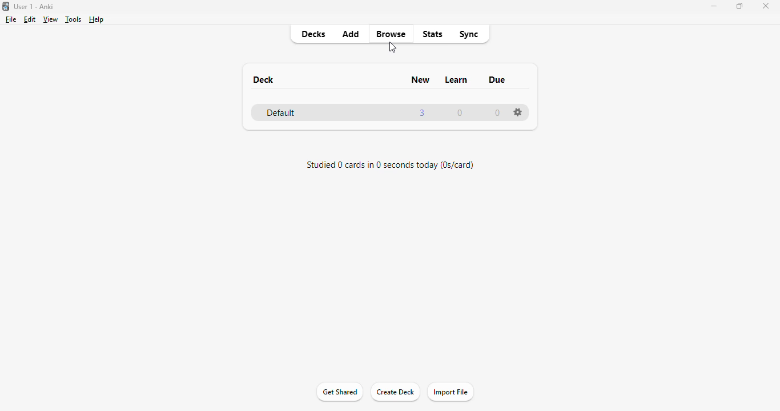  Describe the element at coordinates (35, 7) in the screenshot. I see `User 1- Anki` at that location.